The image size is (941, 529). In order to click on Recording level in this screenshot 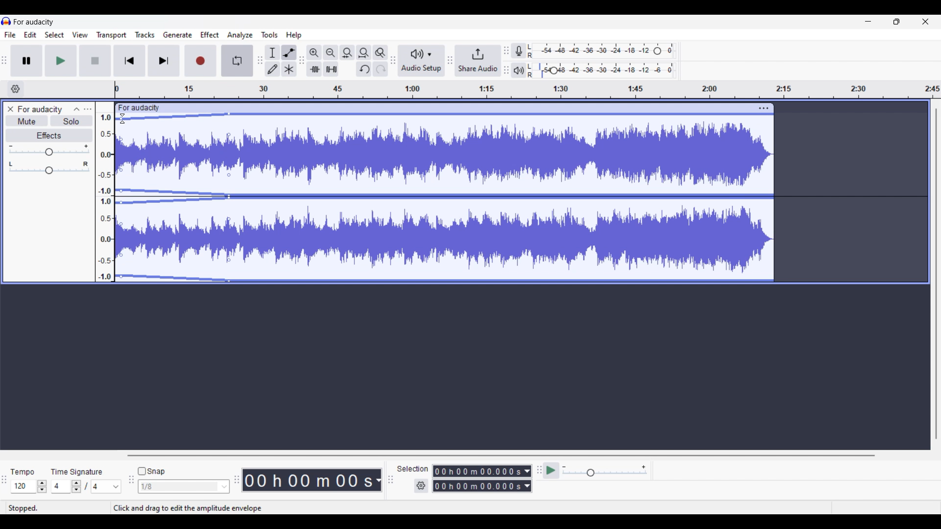, I will do `click(601, 51)`.